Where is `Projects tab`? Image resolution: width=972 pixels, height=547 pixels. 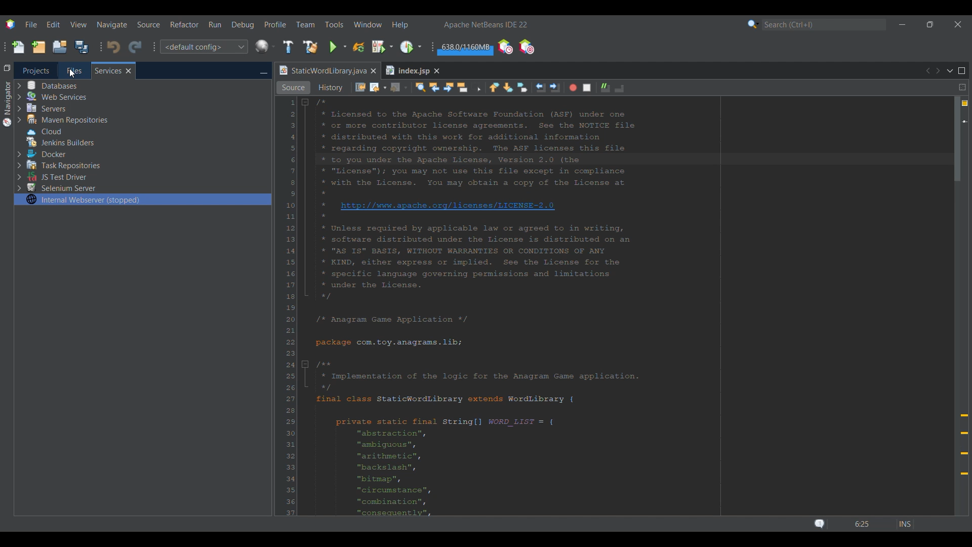
Projects tab is located at coordinates (35, 70).